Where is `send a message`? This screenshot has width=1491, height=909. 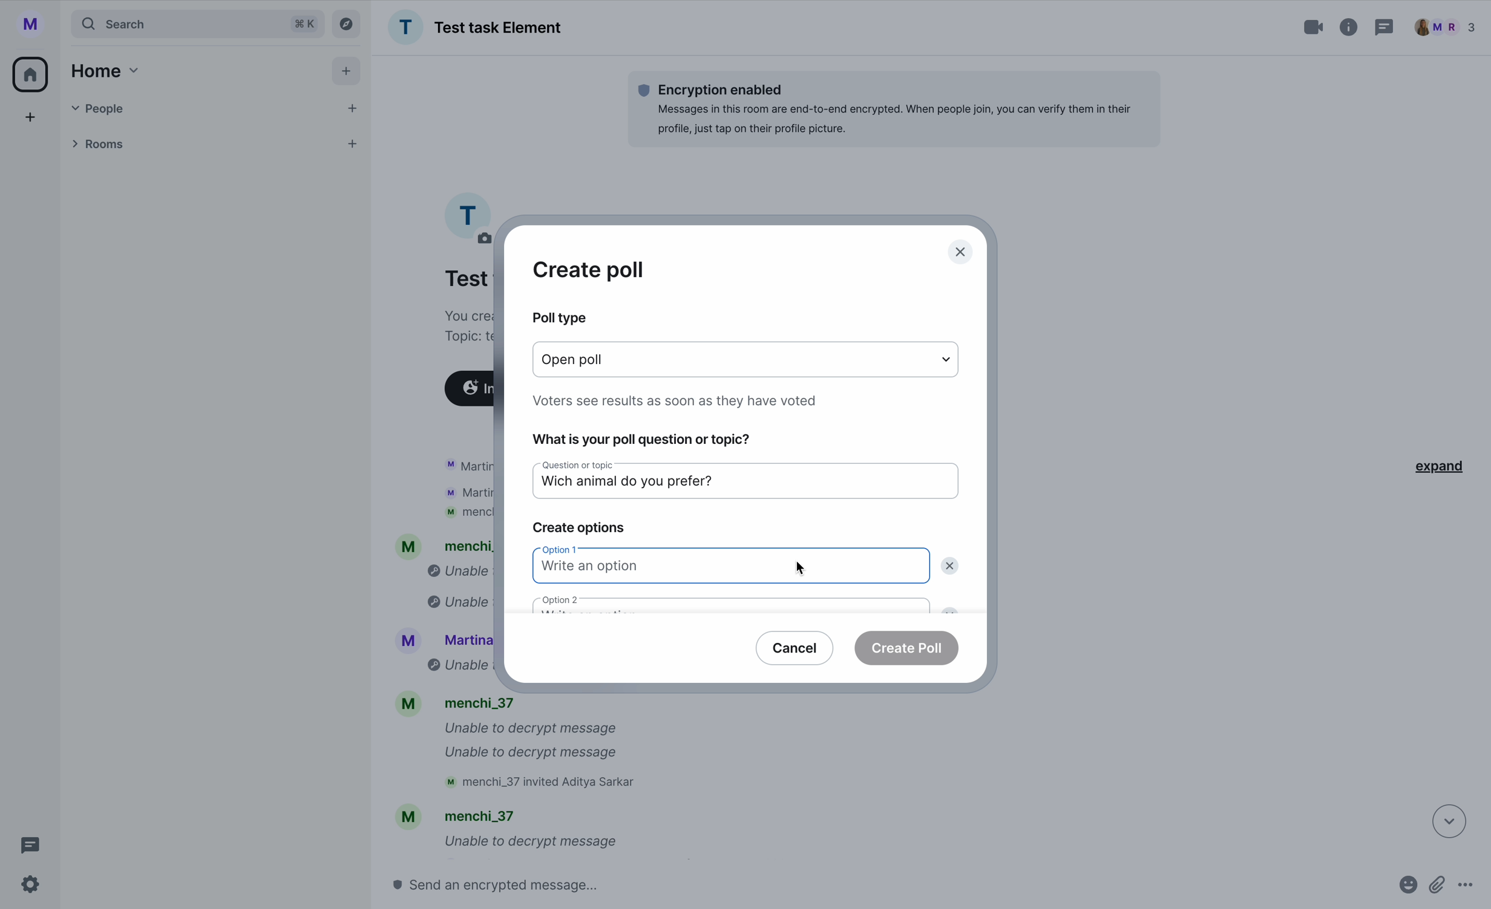 send a message is located at coordinates (521, 884).